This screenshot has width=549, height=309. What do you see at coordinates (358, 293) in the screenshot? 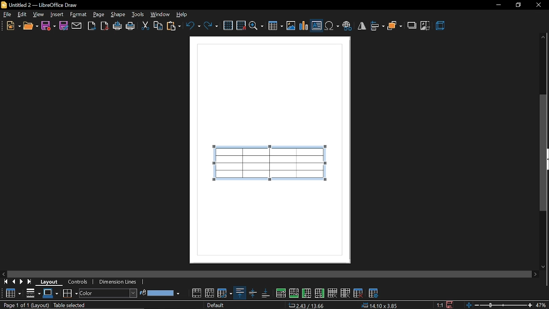
I see `delete table` at bounding box center [358, 293].